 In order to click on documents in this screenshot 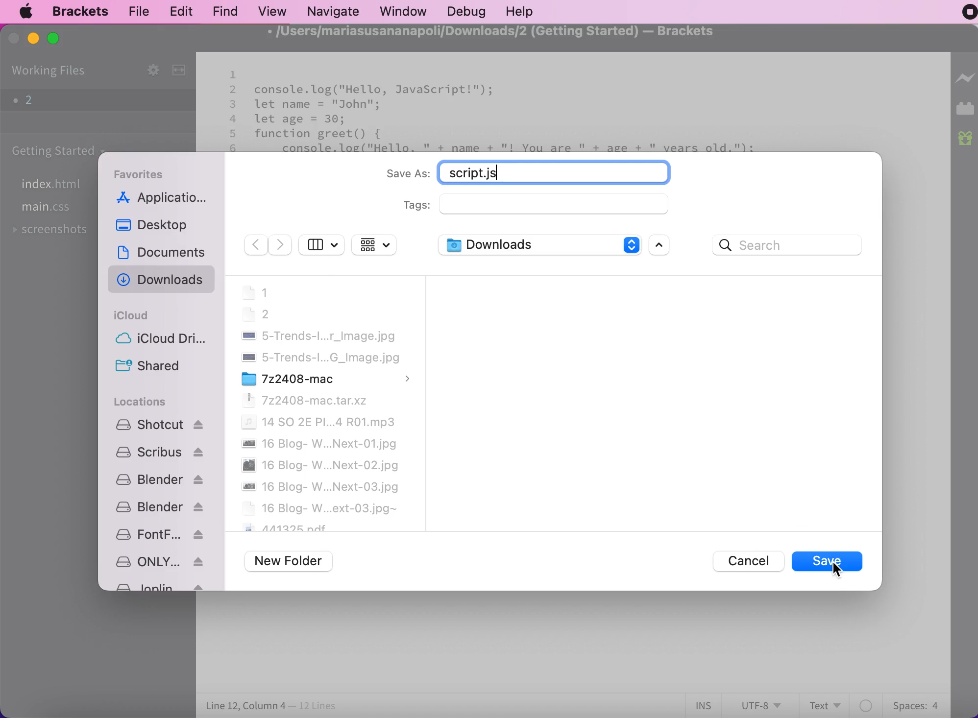, I will do `click(167, 251)`.